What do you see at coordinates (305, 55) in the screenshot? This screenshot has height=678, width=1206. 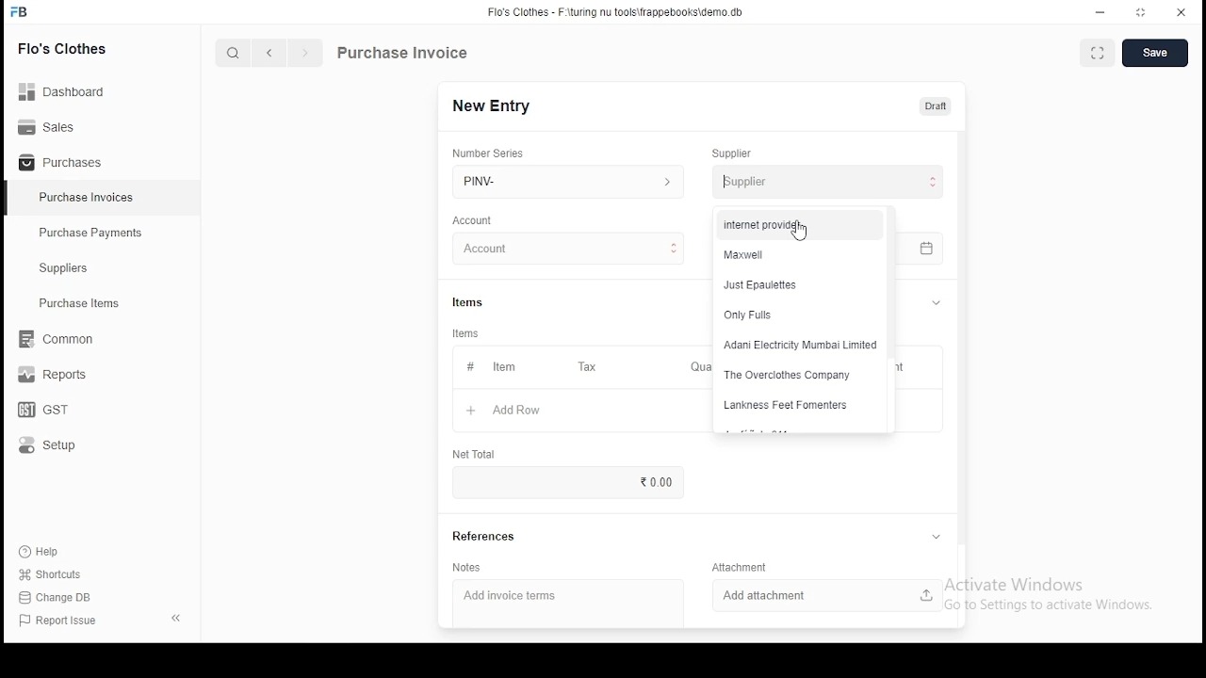 I see `next` at bounding box center [305, 55].